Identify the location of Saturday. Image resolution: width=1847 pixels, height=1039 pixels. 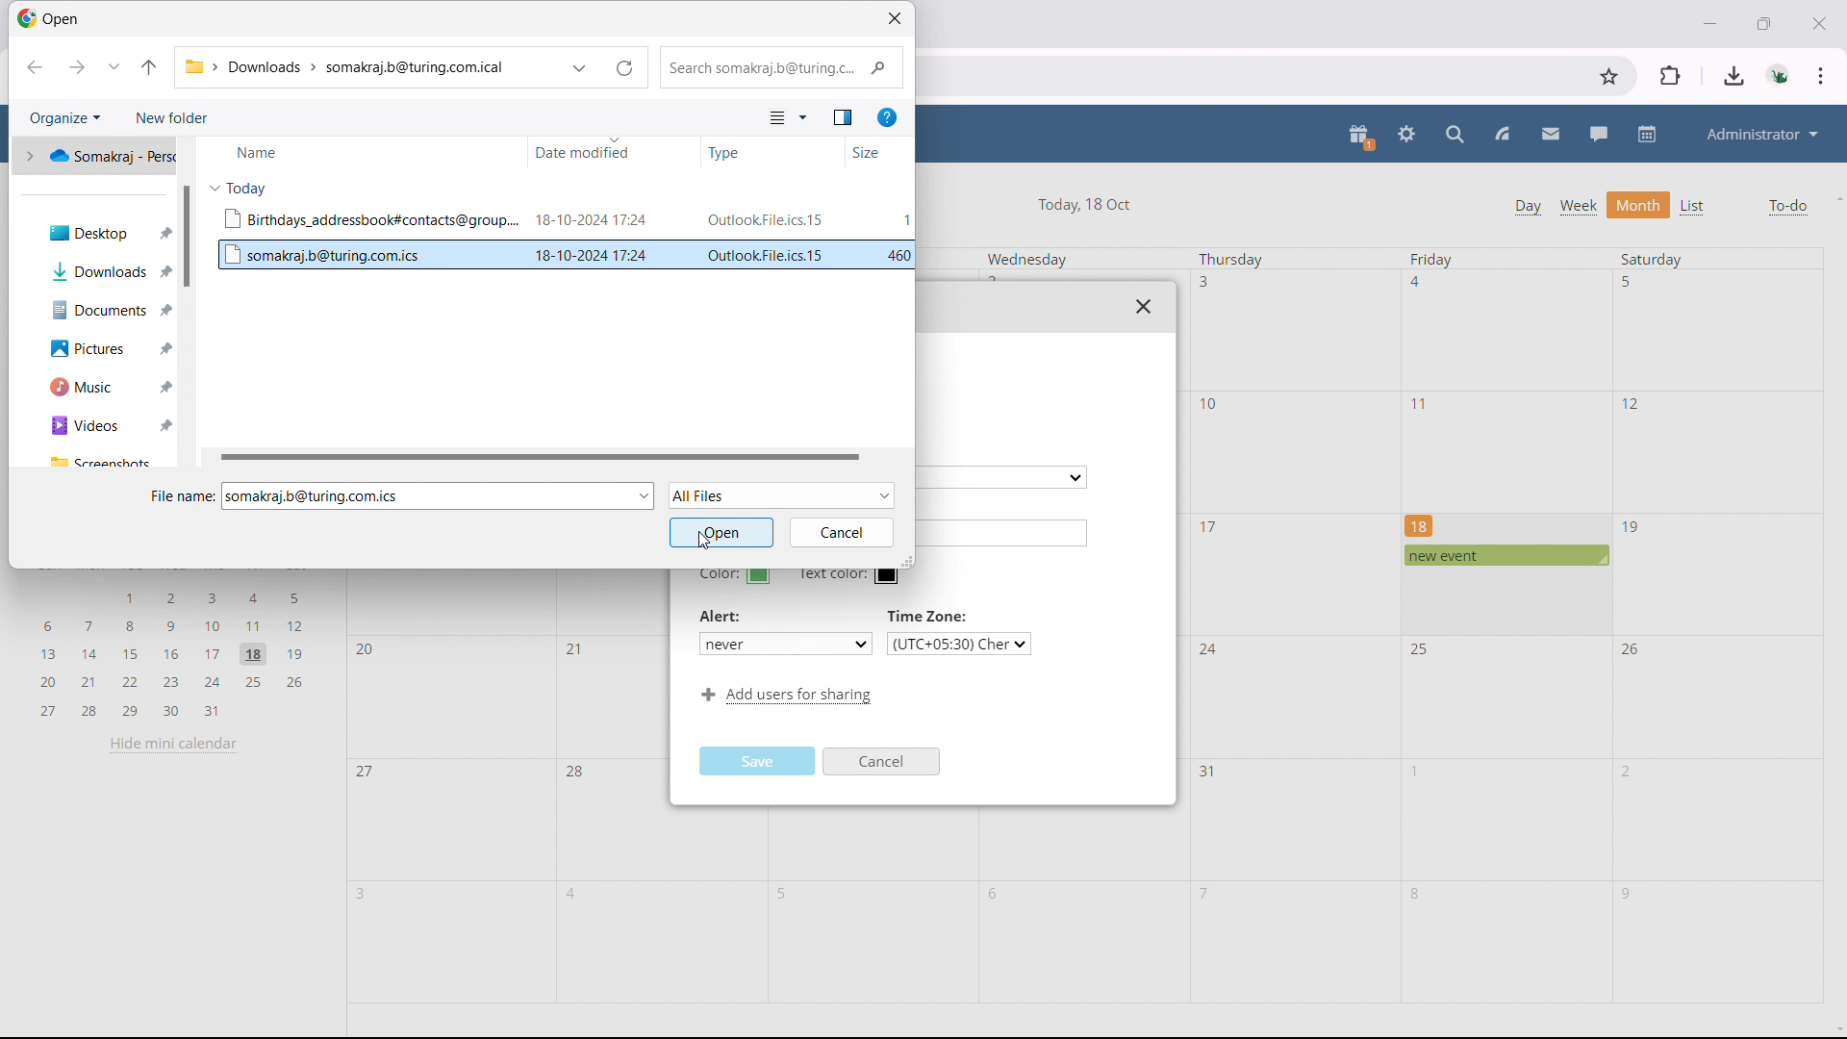
(1652, 258).